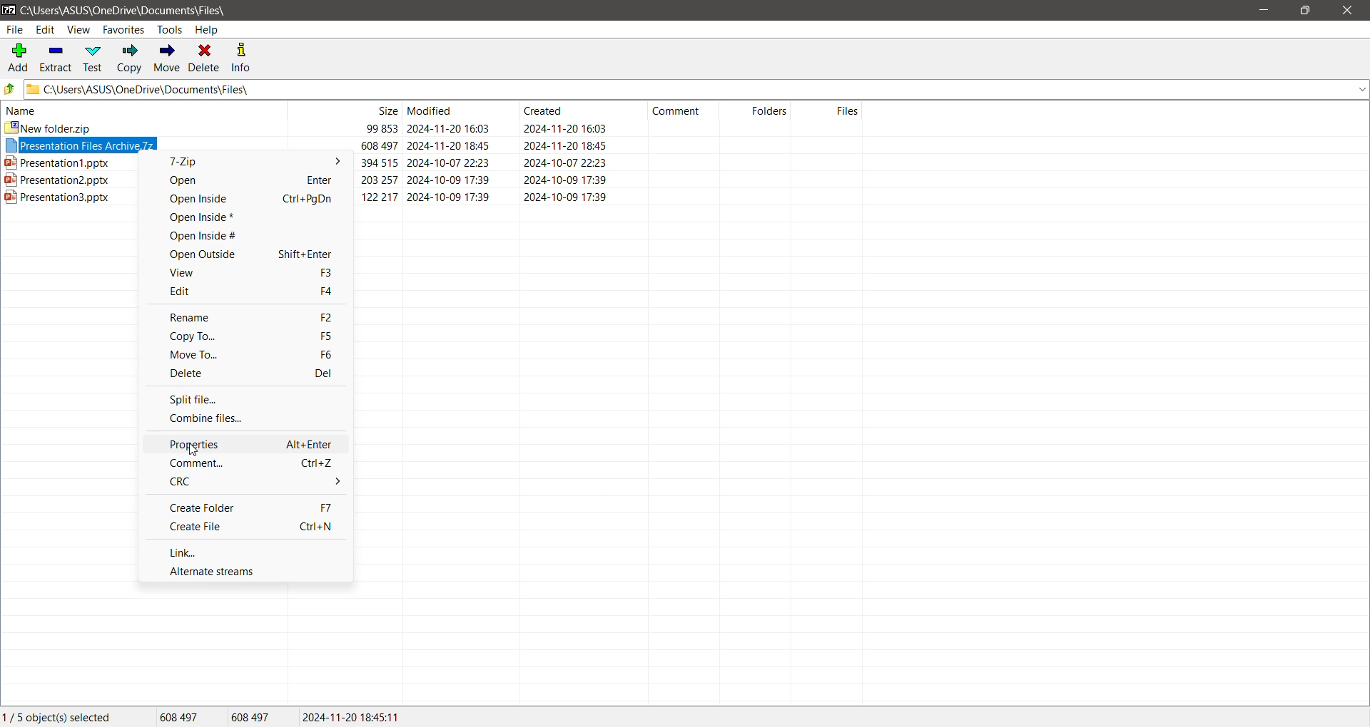 The image size is (1370, 727). I want to click on Restore Down, so click(1310, 10).